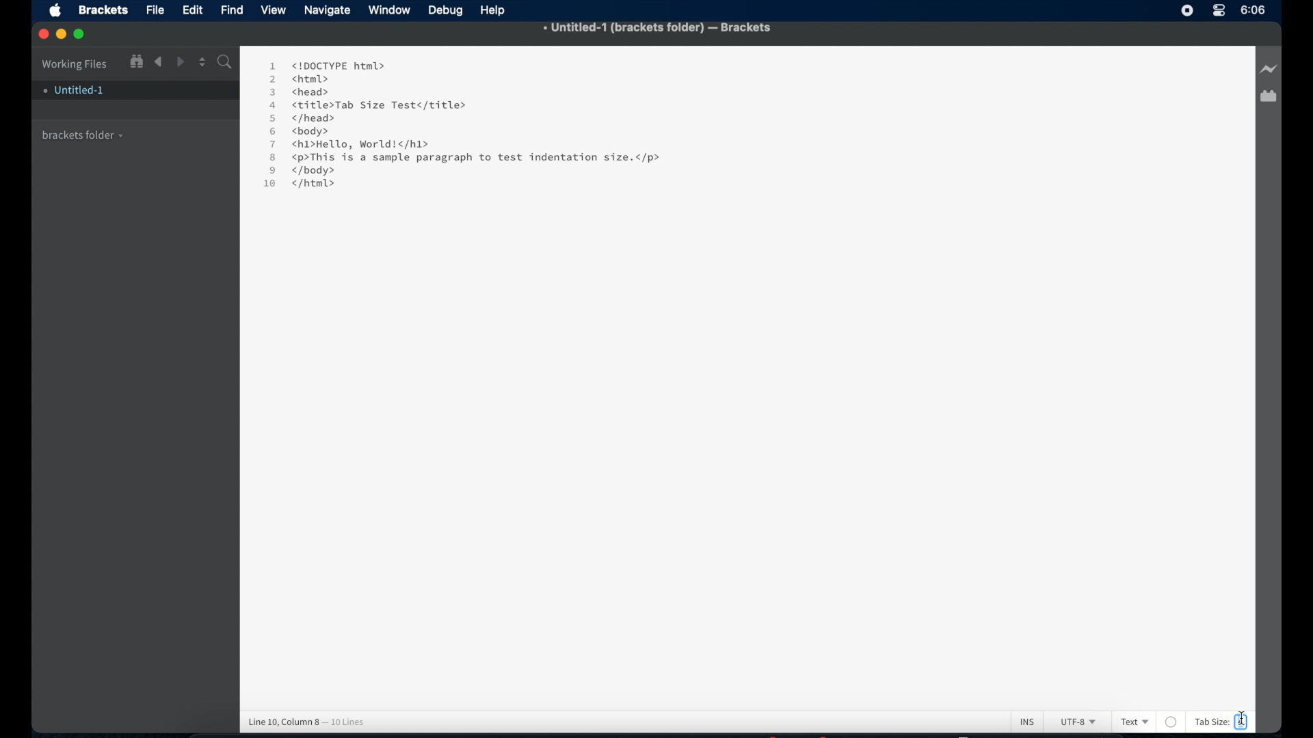 The width and height of the screenshot is (1313, 738). Describe the element at coordinates (299, 79) in the screenshot. I see `2 <html>` at that location.